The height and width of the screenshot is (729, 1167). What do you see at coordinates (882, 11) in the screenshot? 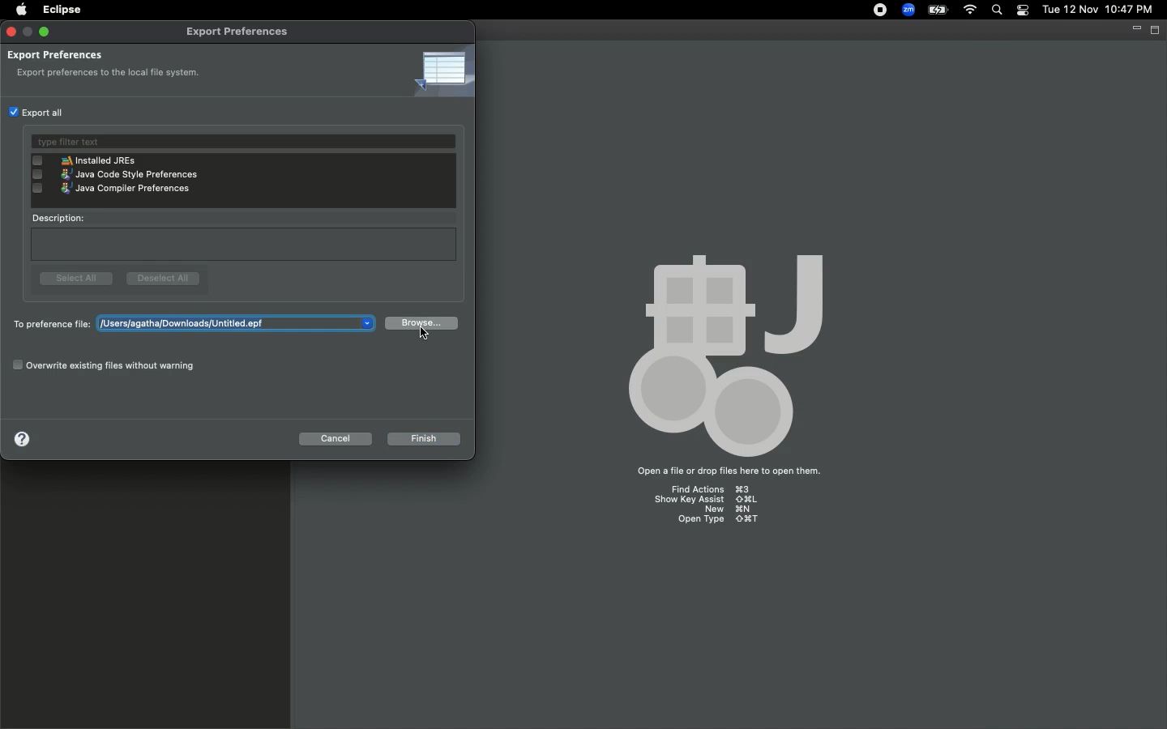
I see `Recording` at bounding box center [882, 11].